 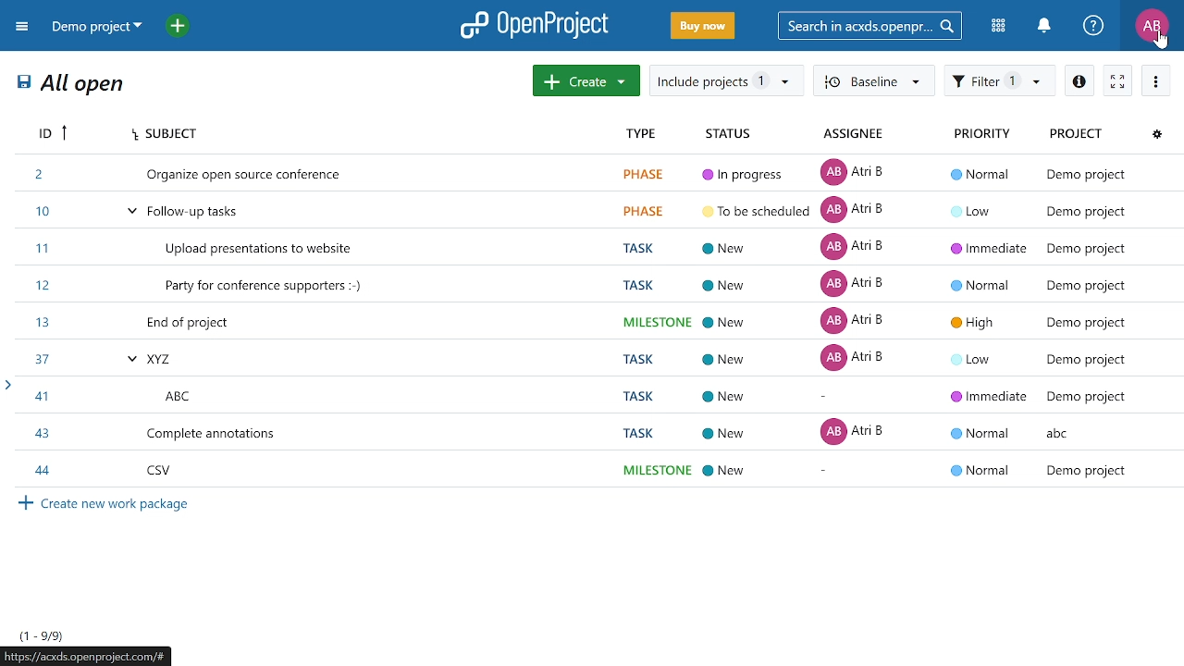 What do you see at coordinates (1153, 135) in the screenshot?
I see `configure view` at bounding box center [1153, 135].